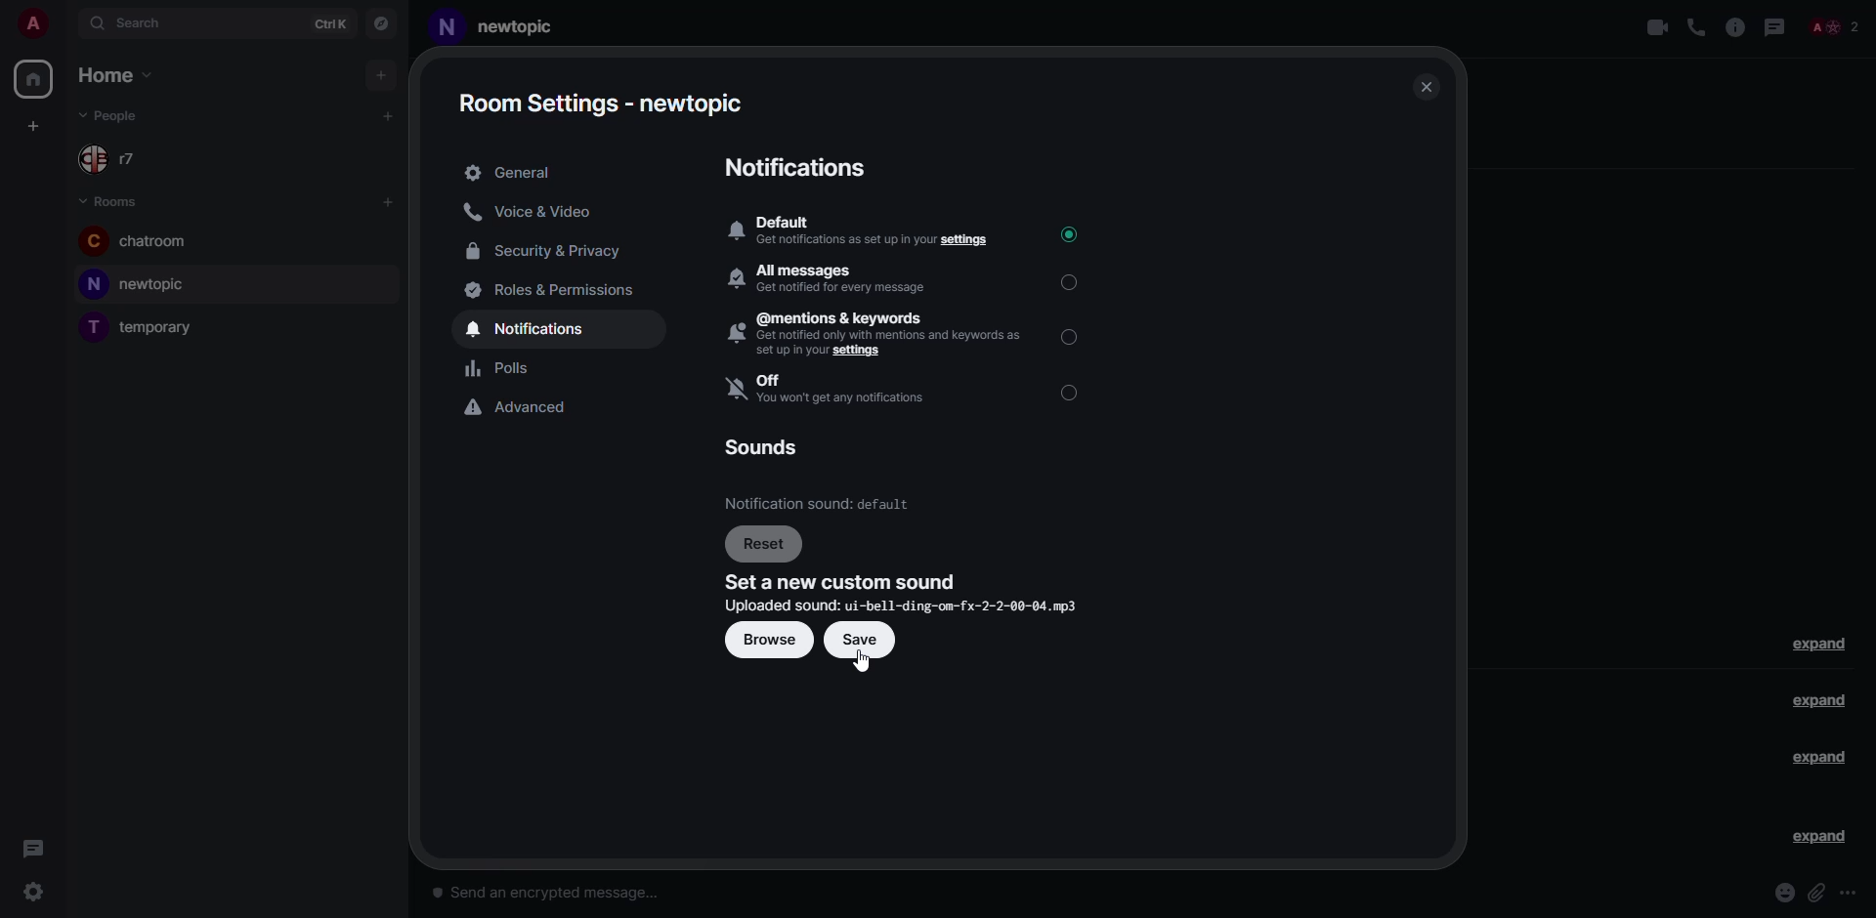  What do you see at coordinates (774, 642) in the screenshot?
I see `browse` at bounding box center [774, 642].